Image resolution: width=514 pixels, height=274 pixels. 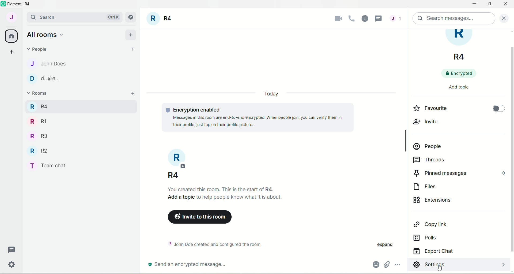 I want to click on R RI, so click(x=38, y=121).